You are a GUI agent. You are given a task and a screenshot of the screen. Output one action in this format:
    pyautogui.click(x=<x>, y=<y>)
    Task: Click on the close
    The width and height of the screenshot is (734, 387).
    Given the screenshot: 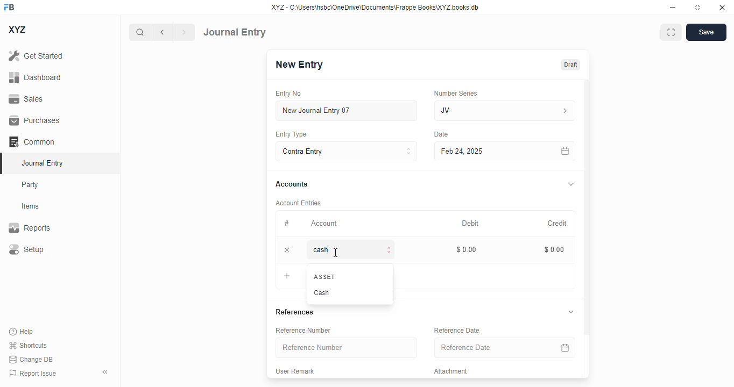 What is the action you would take?
    pyautogui.click(x=722, y=8)
    